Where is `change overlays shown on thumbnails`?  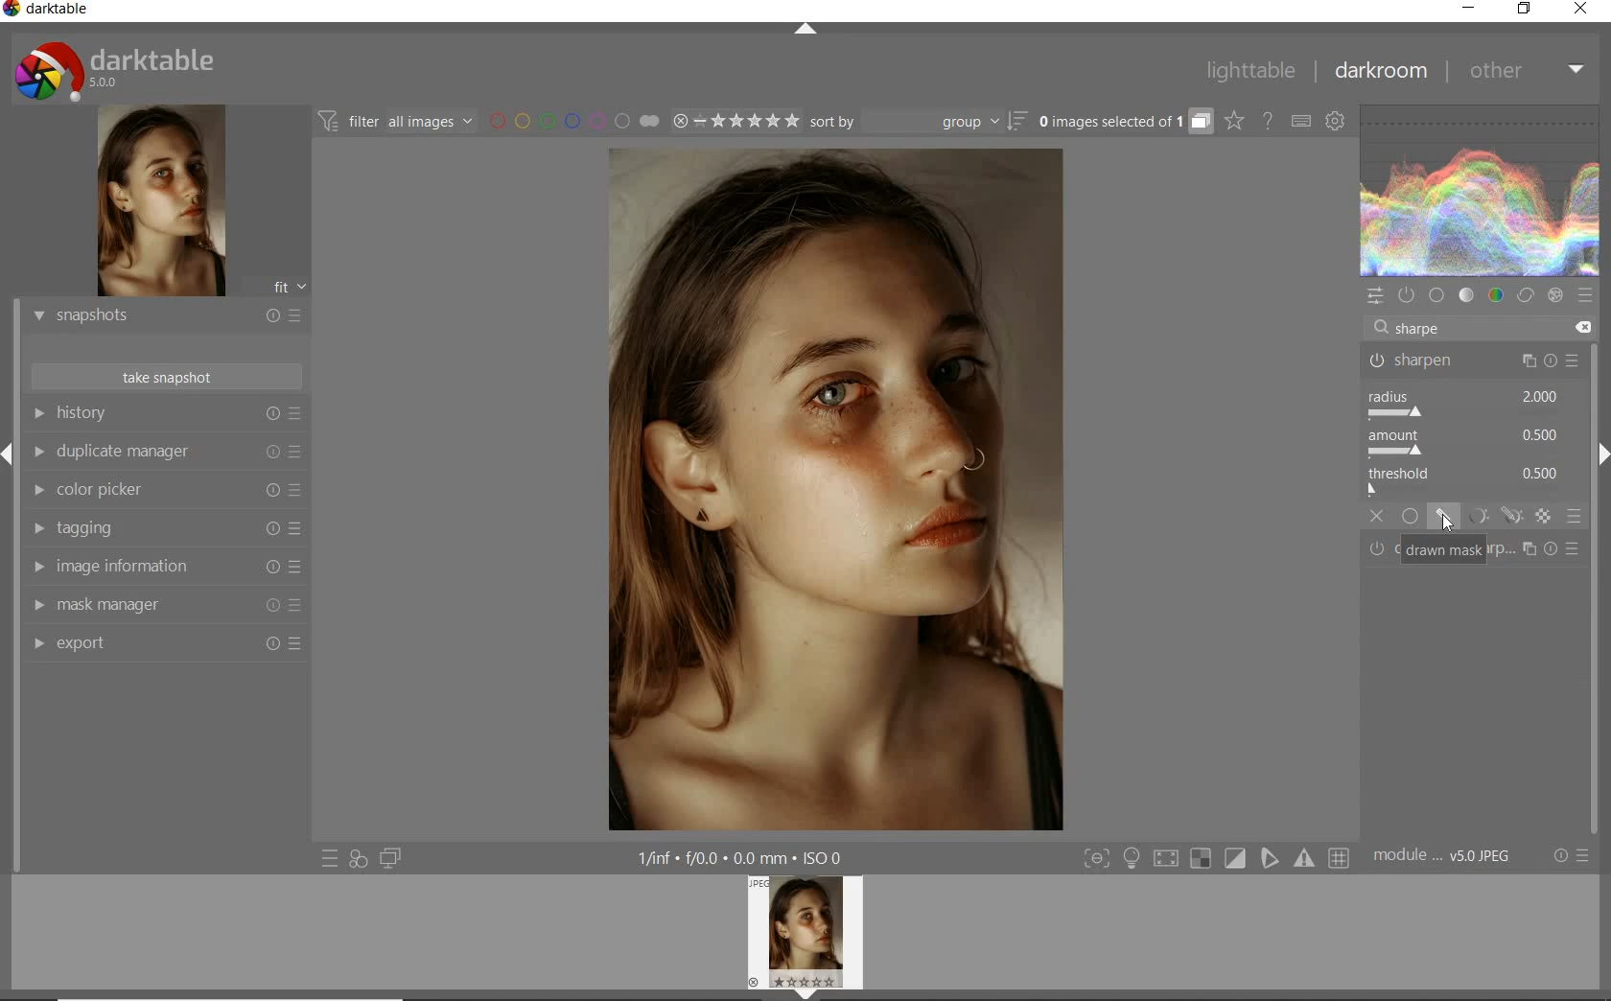 change overlays shown on thumbnails is located at coordinates (1233, 122).